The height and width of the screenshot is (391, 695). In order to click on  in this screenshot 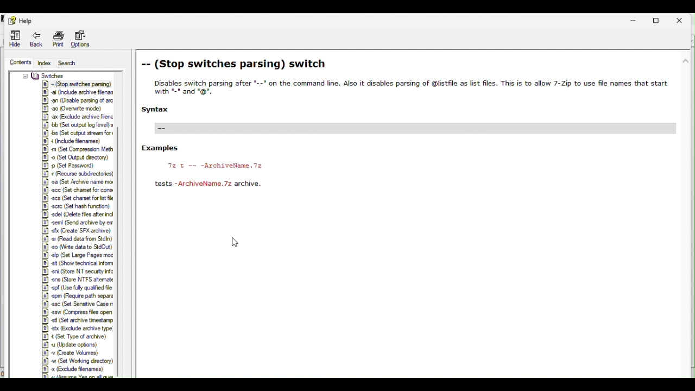, I will do `click(79, 271)`.